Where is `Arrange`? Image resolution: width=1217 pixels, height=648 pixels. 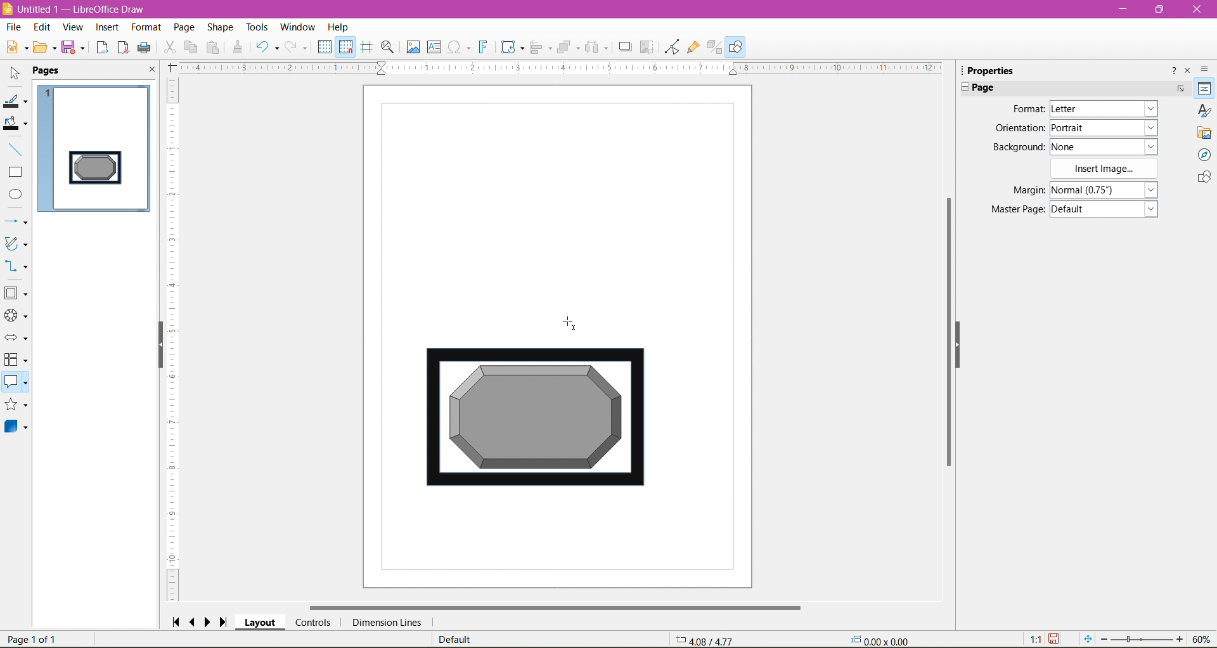
Arrange is located at coordinates (568, 46).